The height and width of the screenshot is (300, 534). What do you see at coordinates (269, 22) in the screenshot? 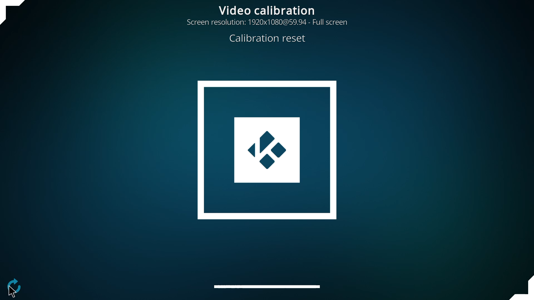
I see `resolution` at bounding box center [269, 22].